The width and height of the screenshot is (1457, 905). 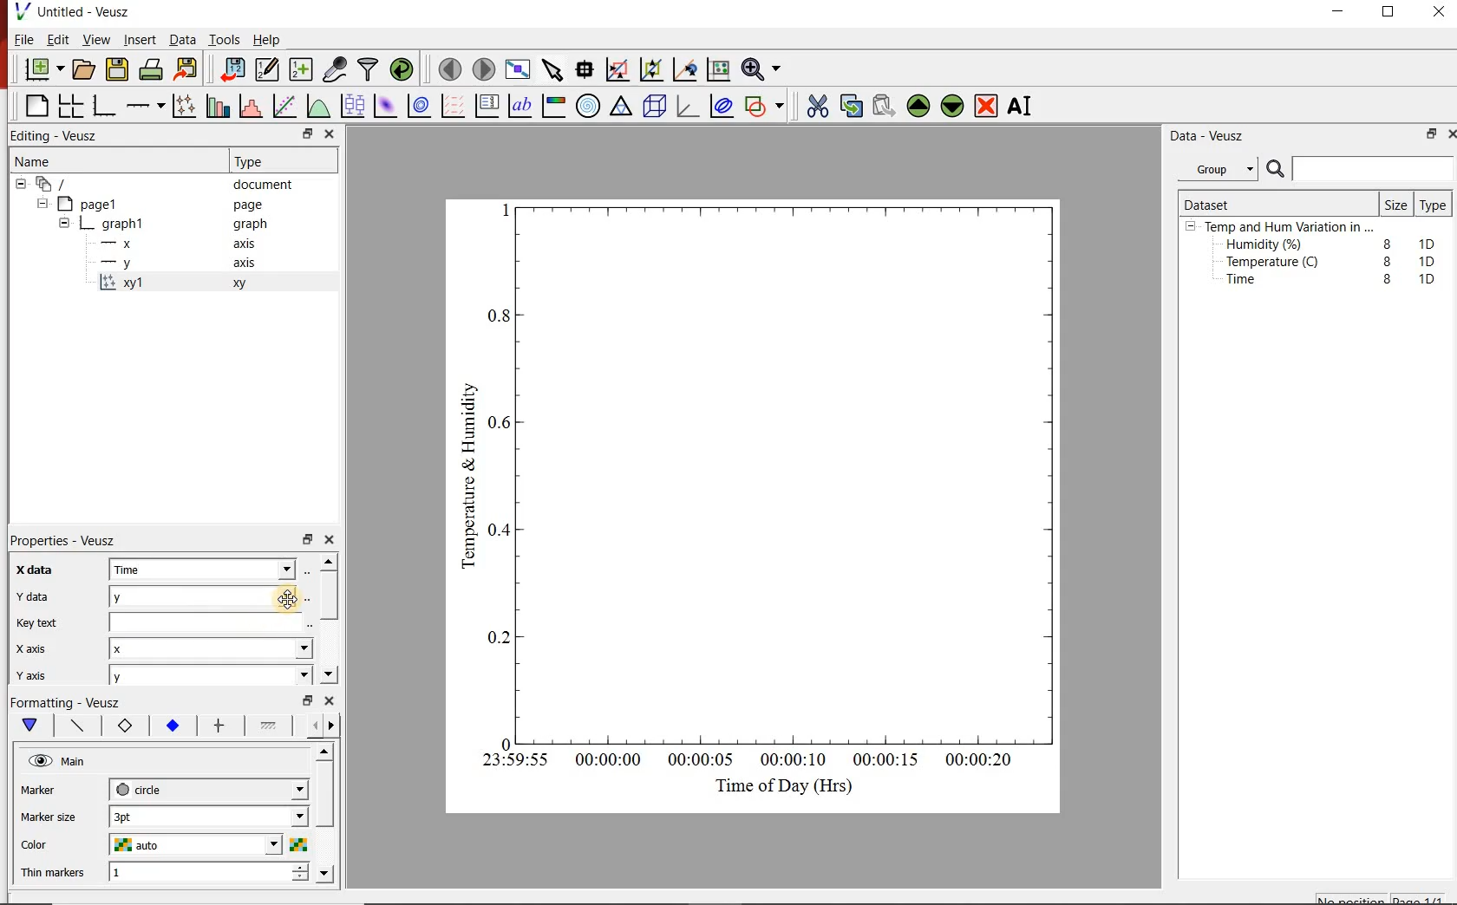 What do you see at coordinates (454, 106) in the screenshot?
I see `plot a vector field` at bounding box center [454, 106].